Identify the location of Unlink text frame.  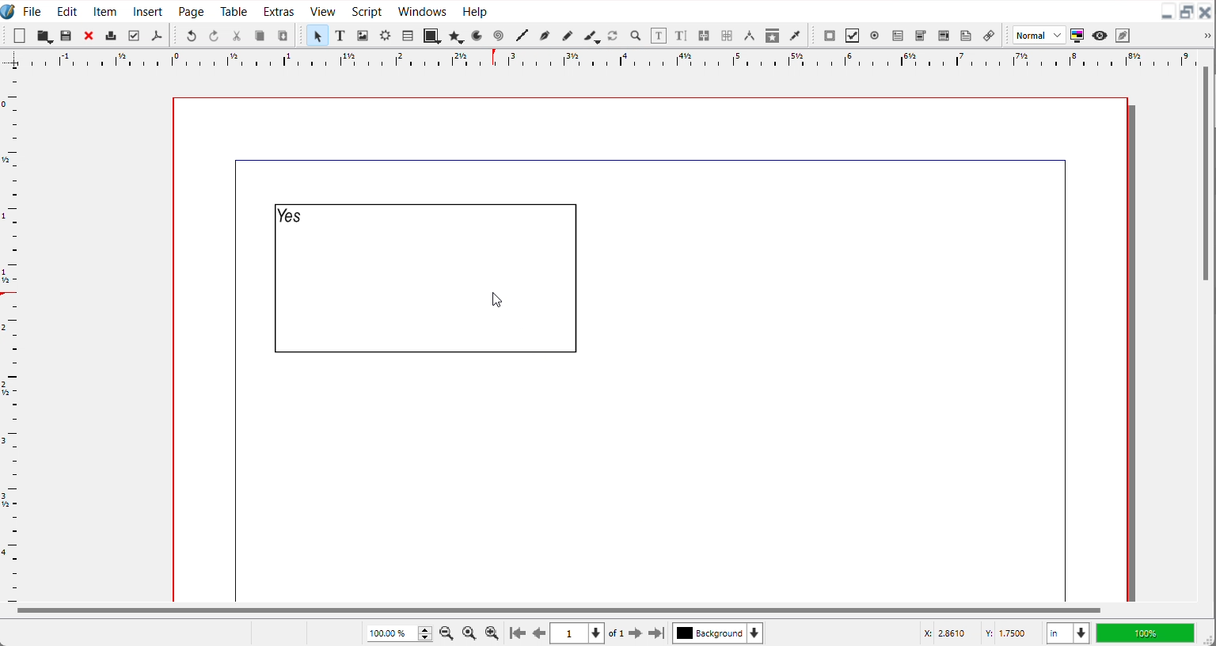
(726, 36).